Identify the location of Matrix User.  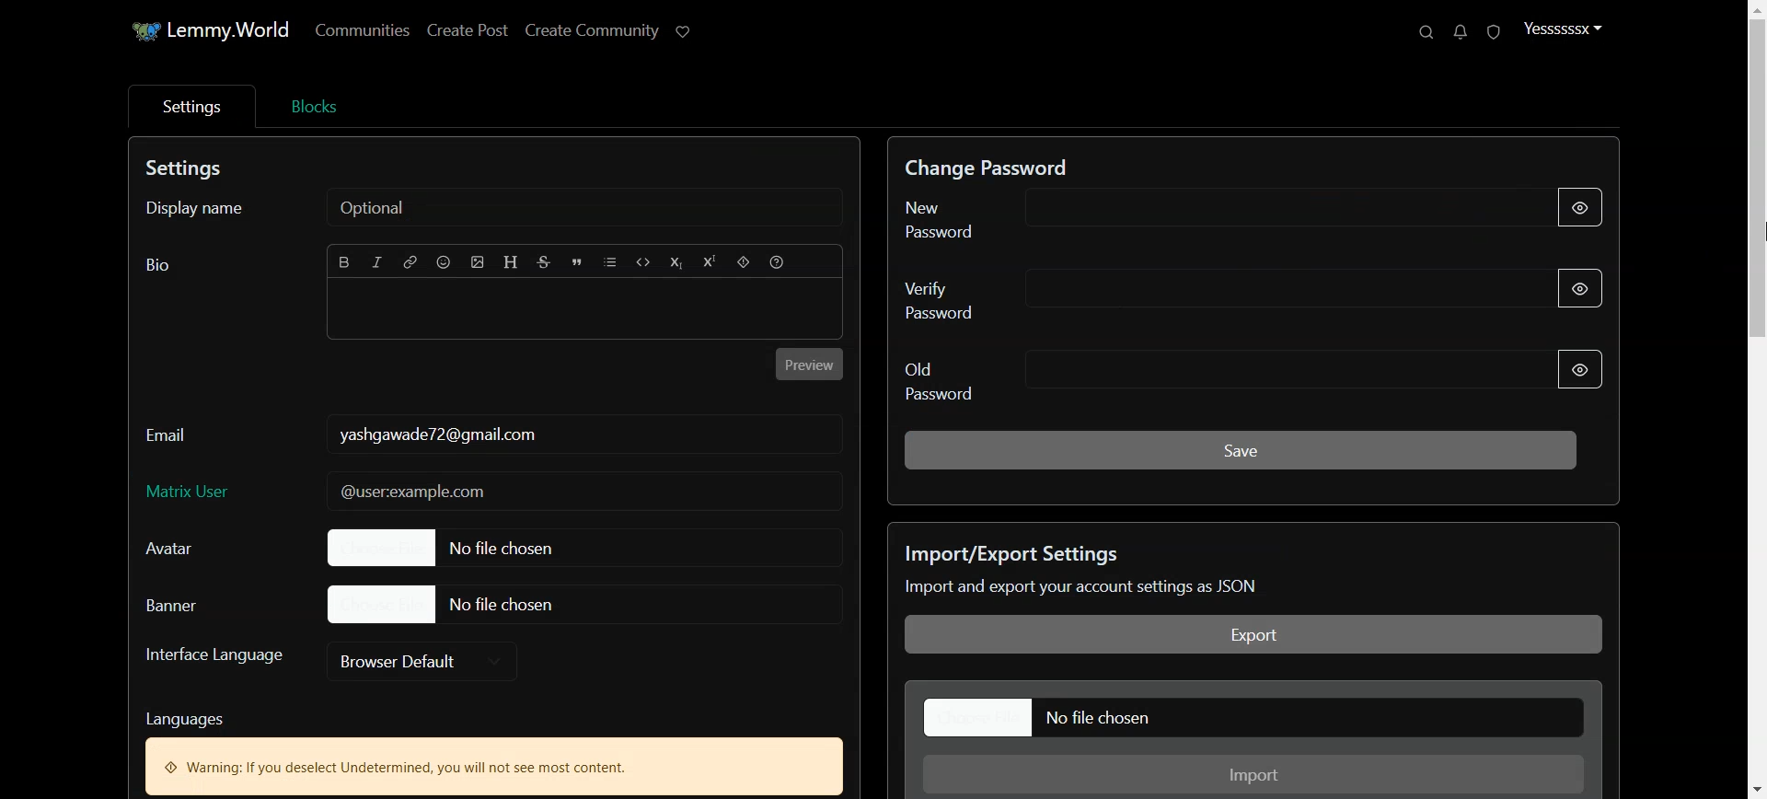
(214, 493).